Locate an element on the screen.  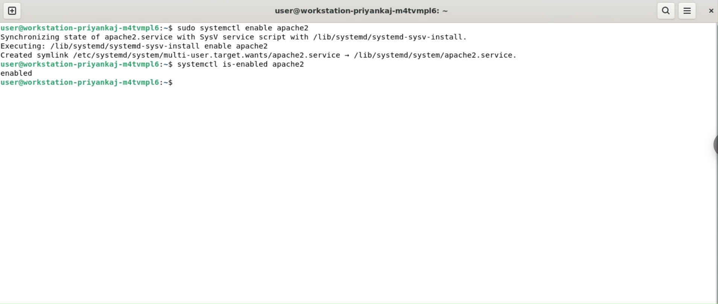
user@workstation-priyankaj-m4tvmpl6:~ is located at coordinates (360, 11).